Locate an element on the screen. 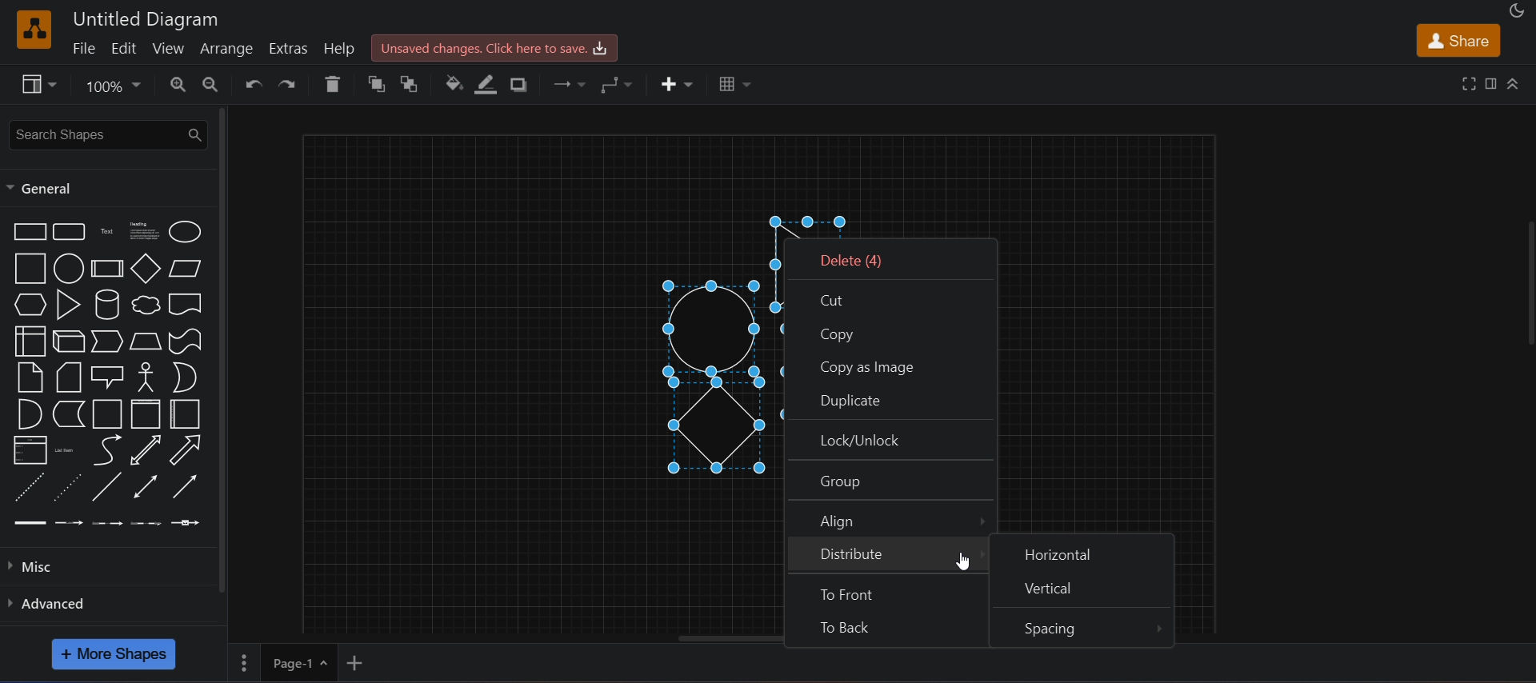 Image resolution: width=1536 pixels, height=683 pixels. document is located at coordinates (185, 305).